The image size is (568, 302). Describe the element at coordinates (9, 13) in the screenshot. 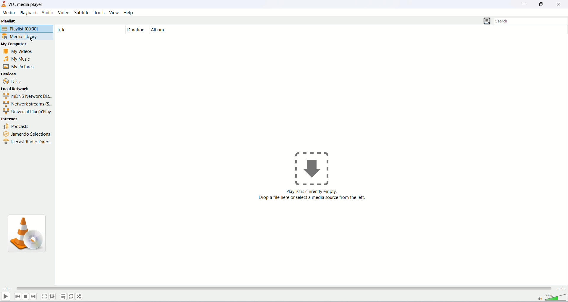

I see `media` at that location.